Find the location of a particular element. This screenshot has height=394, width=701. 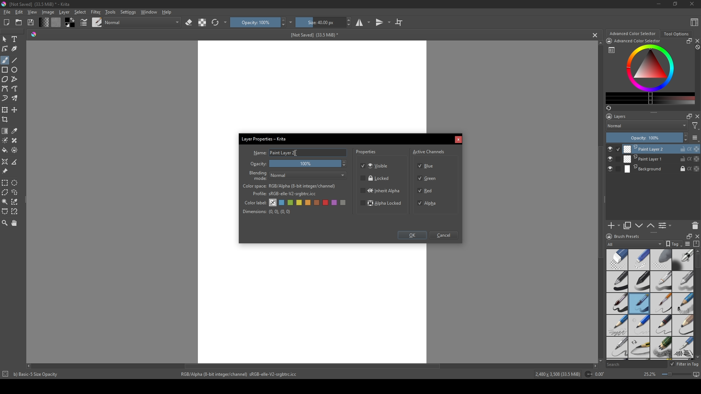

add new is located at coordinates (613, 226).